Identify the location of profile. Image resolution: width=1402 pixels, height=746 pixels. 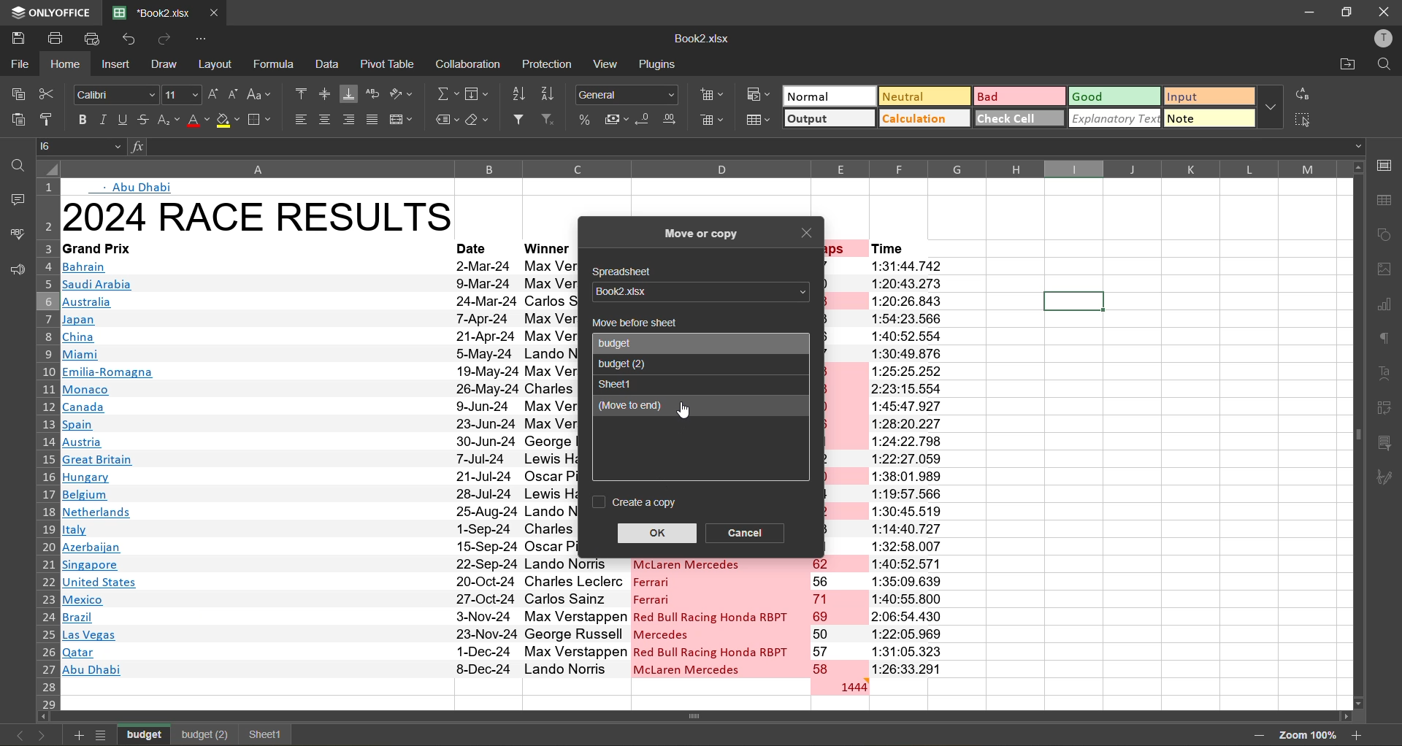
(1380, 39).